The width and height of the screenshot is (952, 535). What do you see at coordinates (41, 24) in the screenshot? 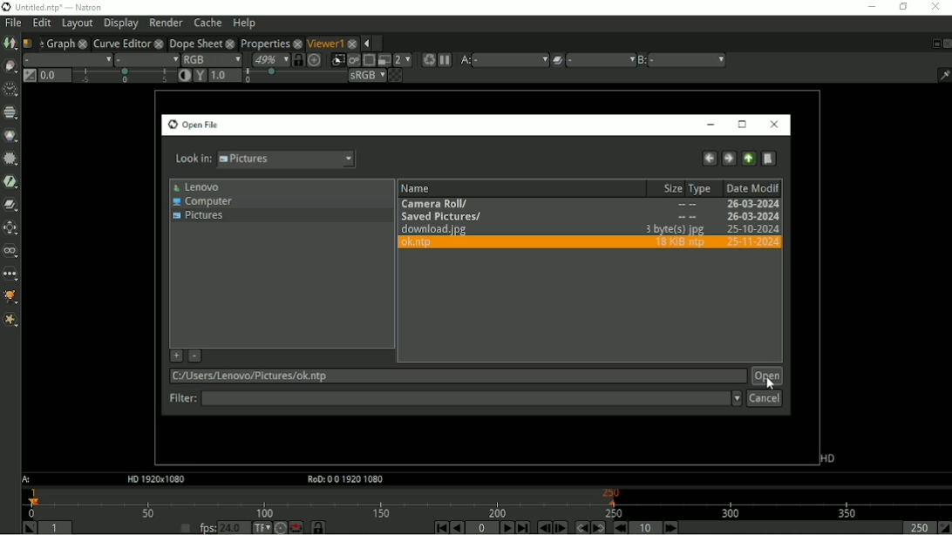
I see `Edit` at bounding box center [41, 24].